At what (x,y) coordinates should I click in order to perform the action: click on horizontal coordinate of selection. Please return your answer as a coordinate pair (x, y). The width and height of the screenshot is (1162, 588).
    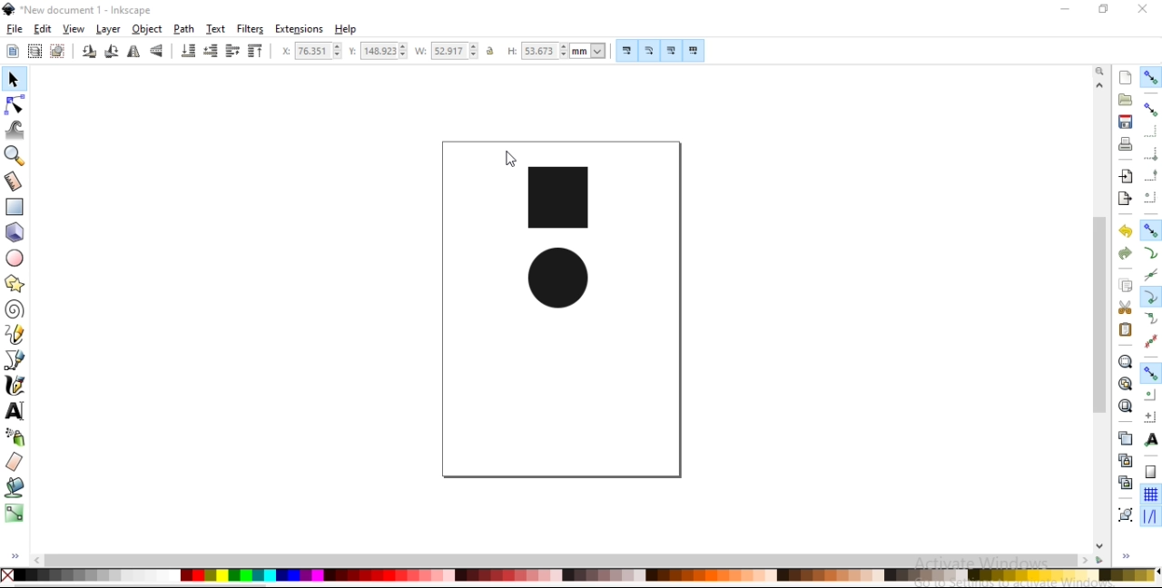
    Looking at the image, I should click on (310, 52).